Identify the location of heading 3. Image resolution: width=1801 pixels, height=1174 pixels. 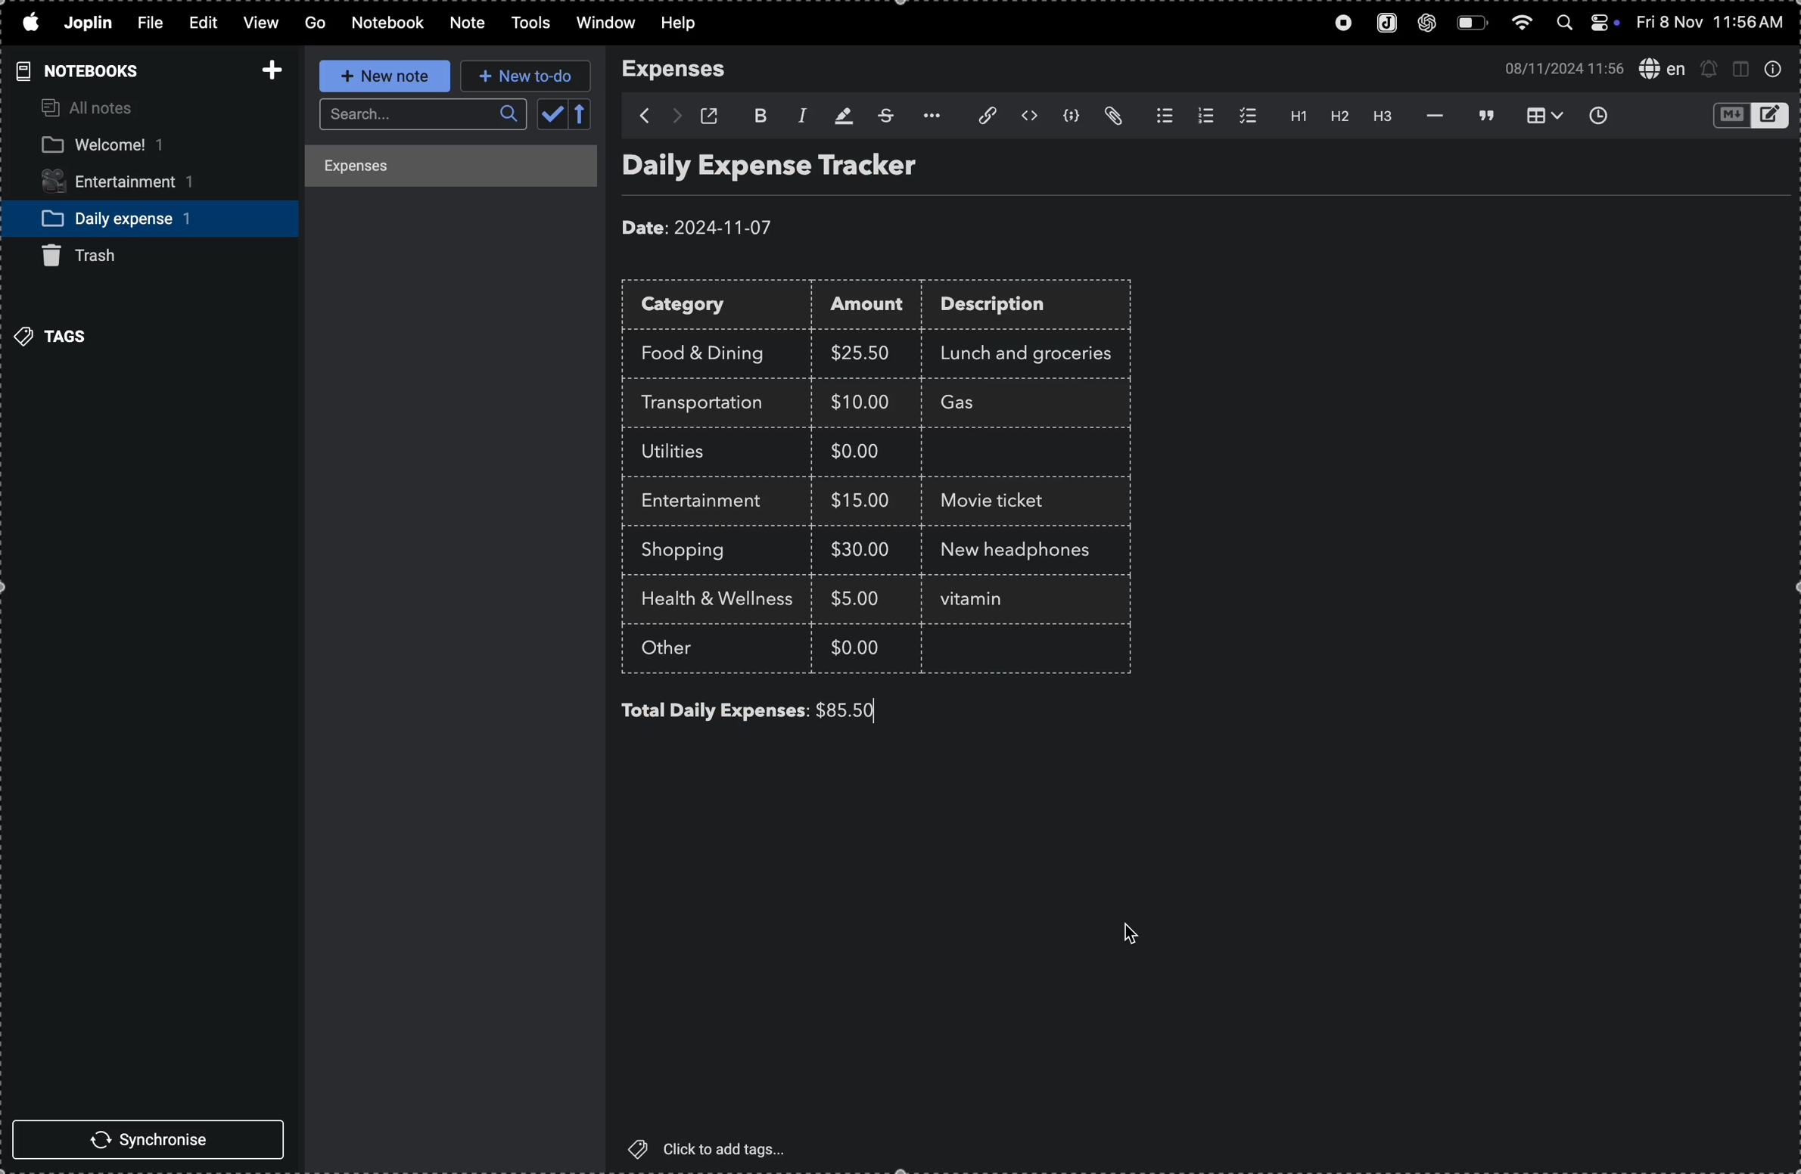
(1384, 118).